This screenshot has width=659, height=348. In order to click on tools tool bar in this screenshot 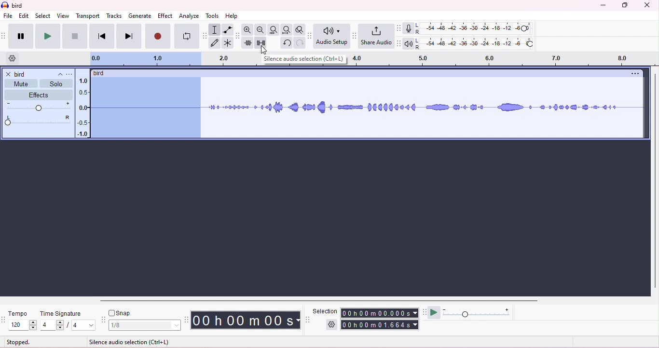, I will do `click(204, 35)`.